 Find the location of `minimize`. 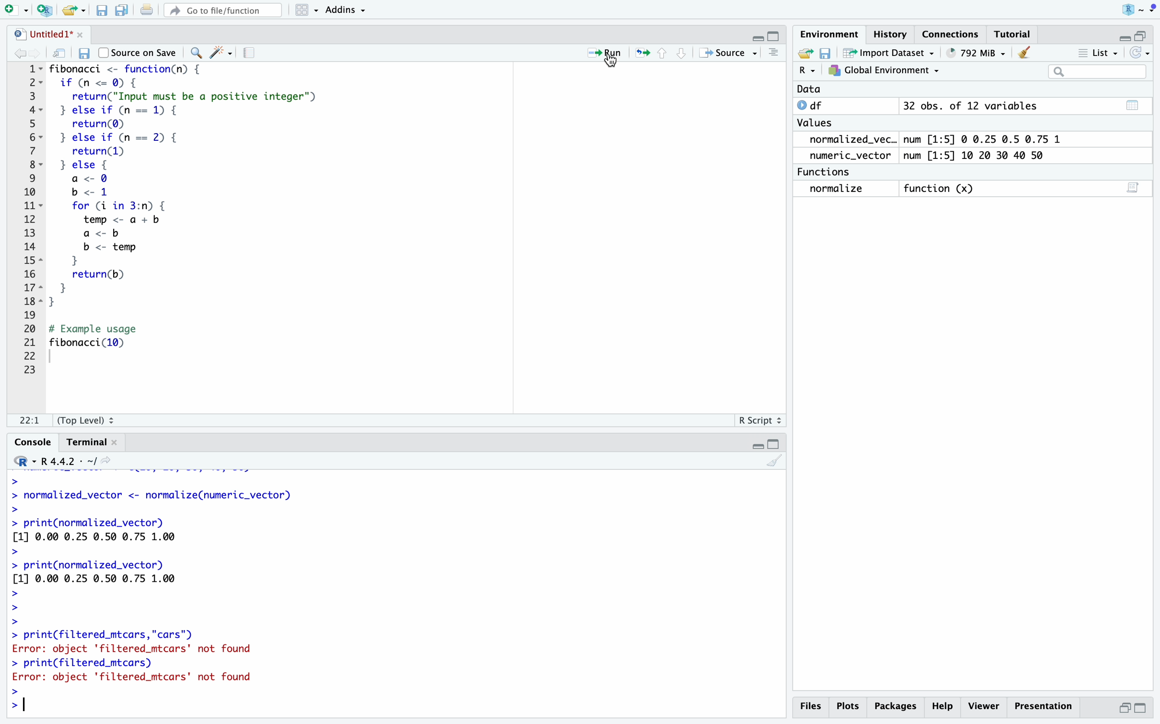

minimize is located at coordinates (1122, 34).